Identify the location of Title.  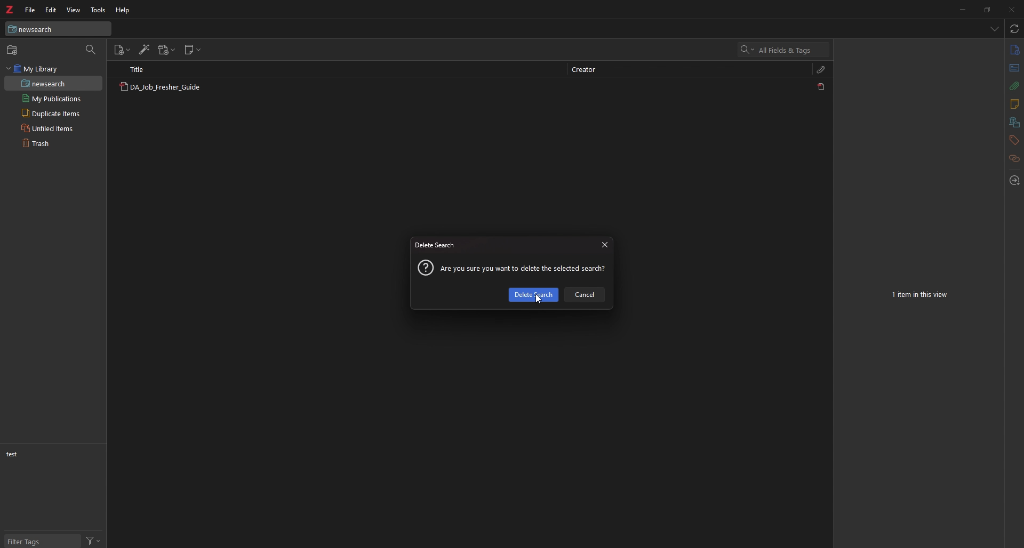
(138, 70).